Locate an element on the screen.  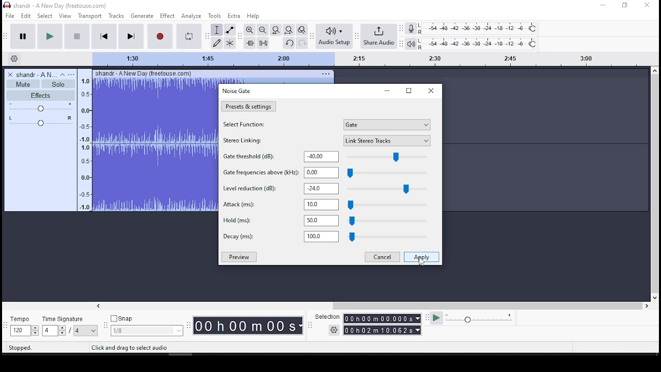
enable looping is located at coordinates (190, 36).